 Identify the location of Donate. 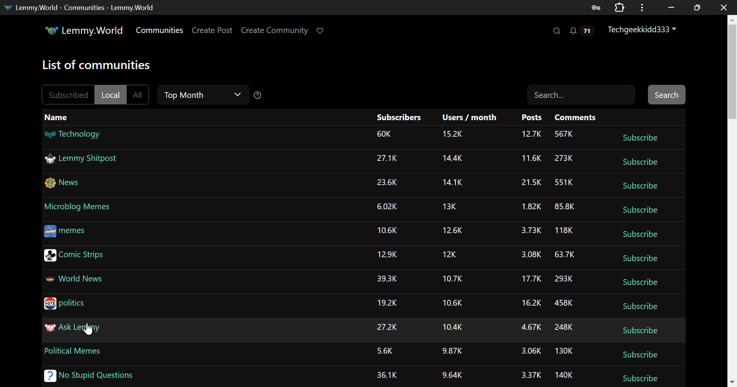
(323, 31).